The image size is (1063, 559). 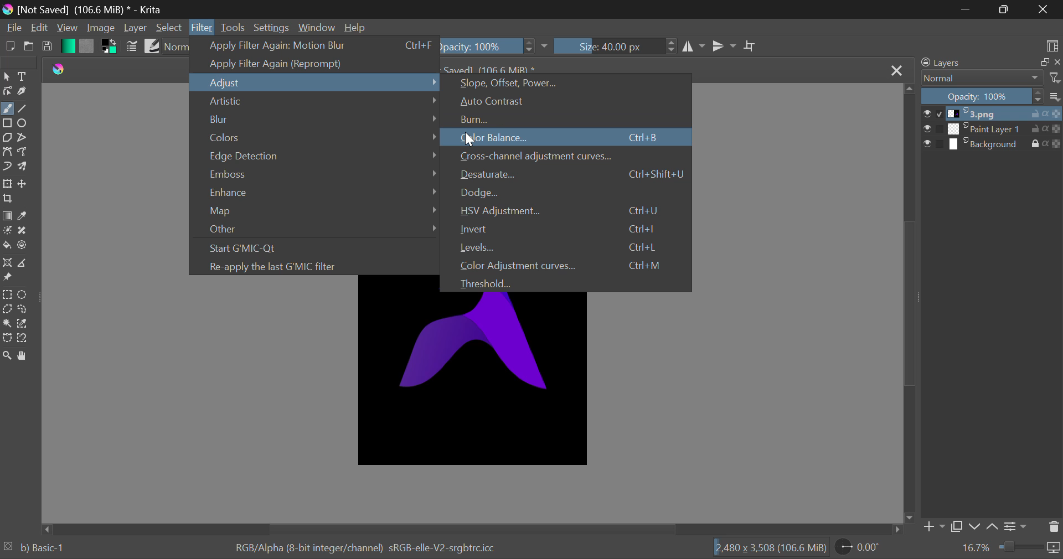 I want to click on Normal, so click(x=981, y=79).